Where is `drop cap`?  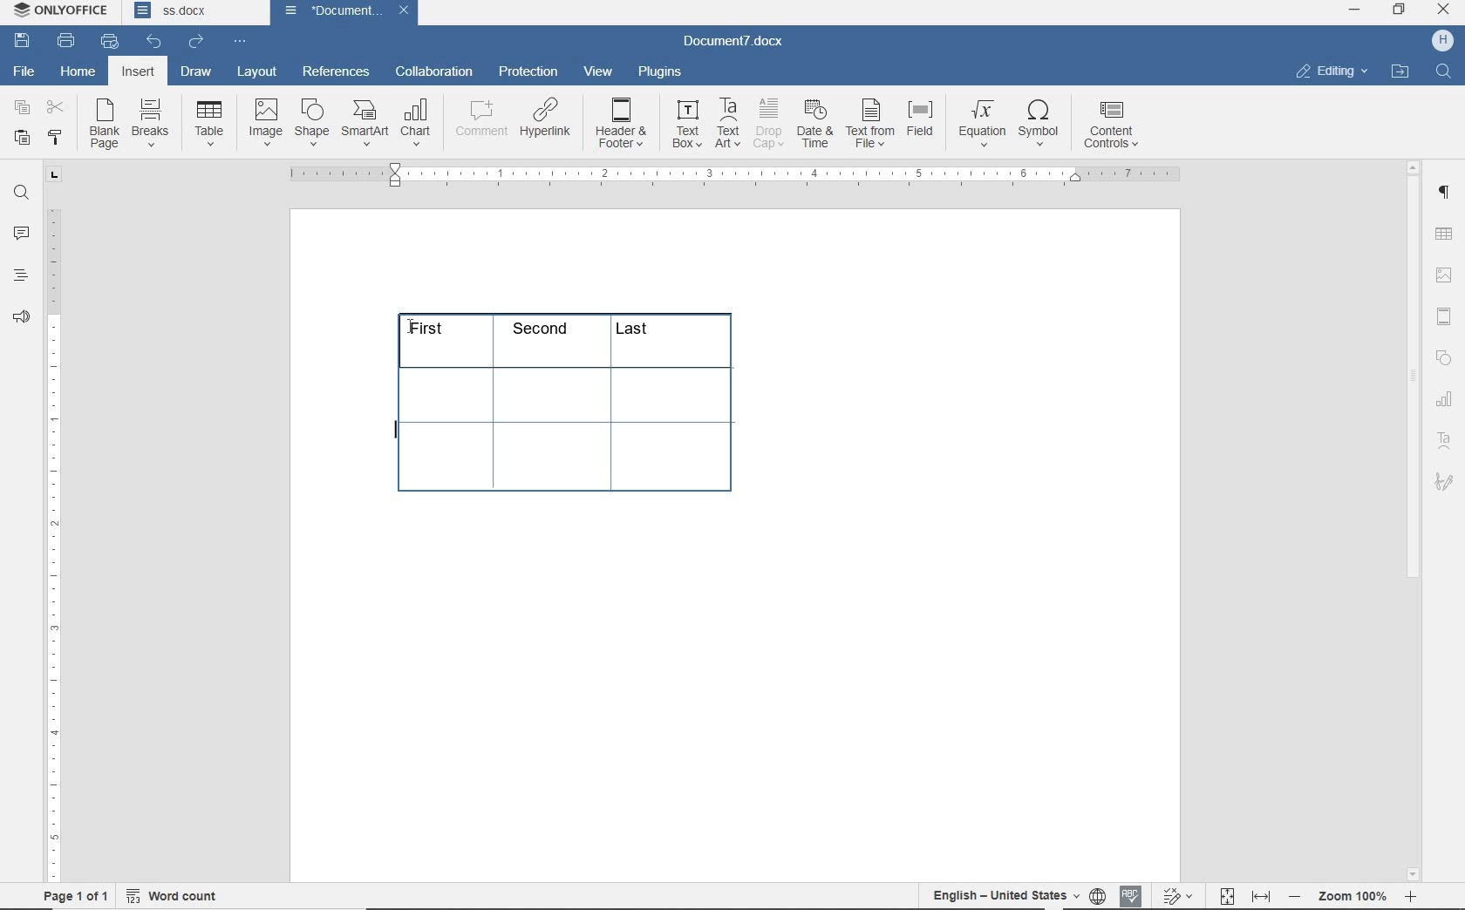
drop cap is located at coordinates (768, 124).